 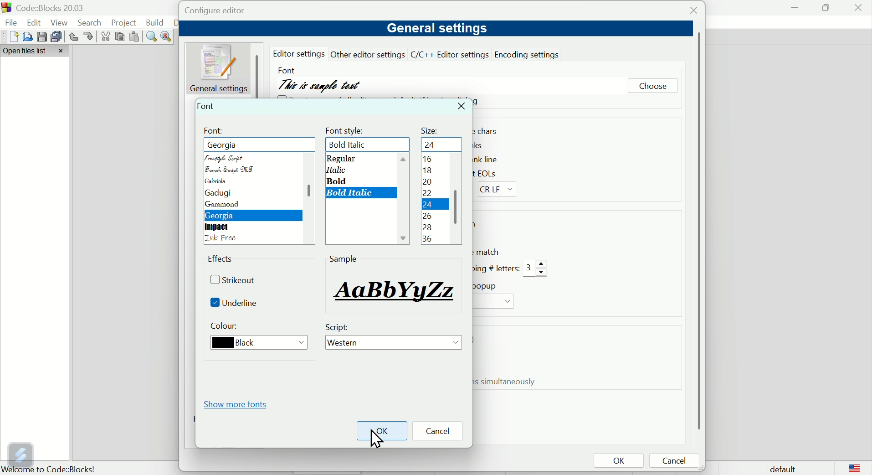 I want to click on Undo, so click(x=73, y=37).